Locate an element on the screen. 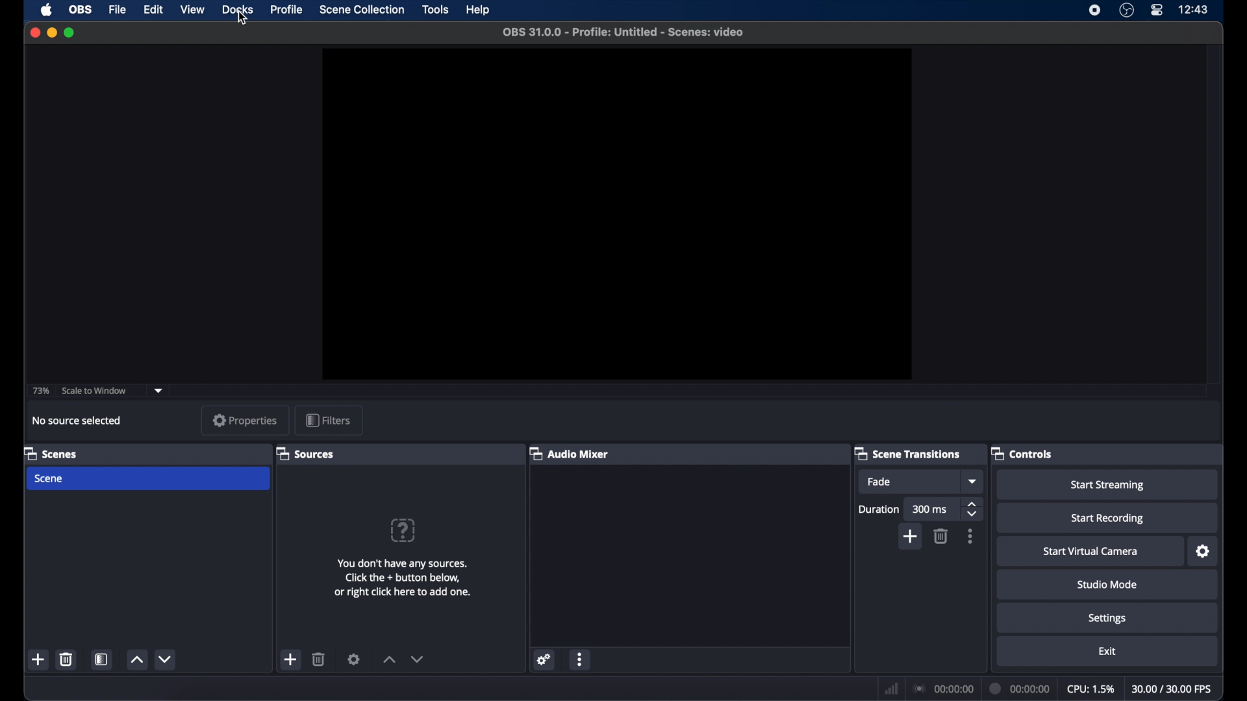 Image resolution: width=1247 pixels, height=701 pixels. studio mode is located at coordinates (1107, 585).